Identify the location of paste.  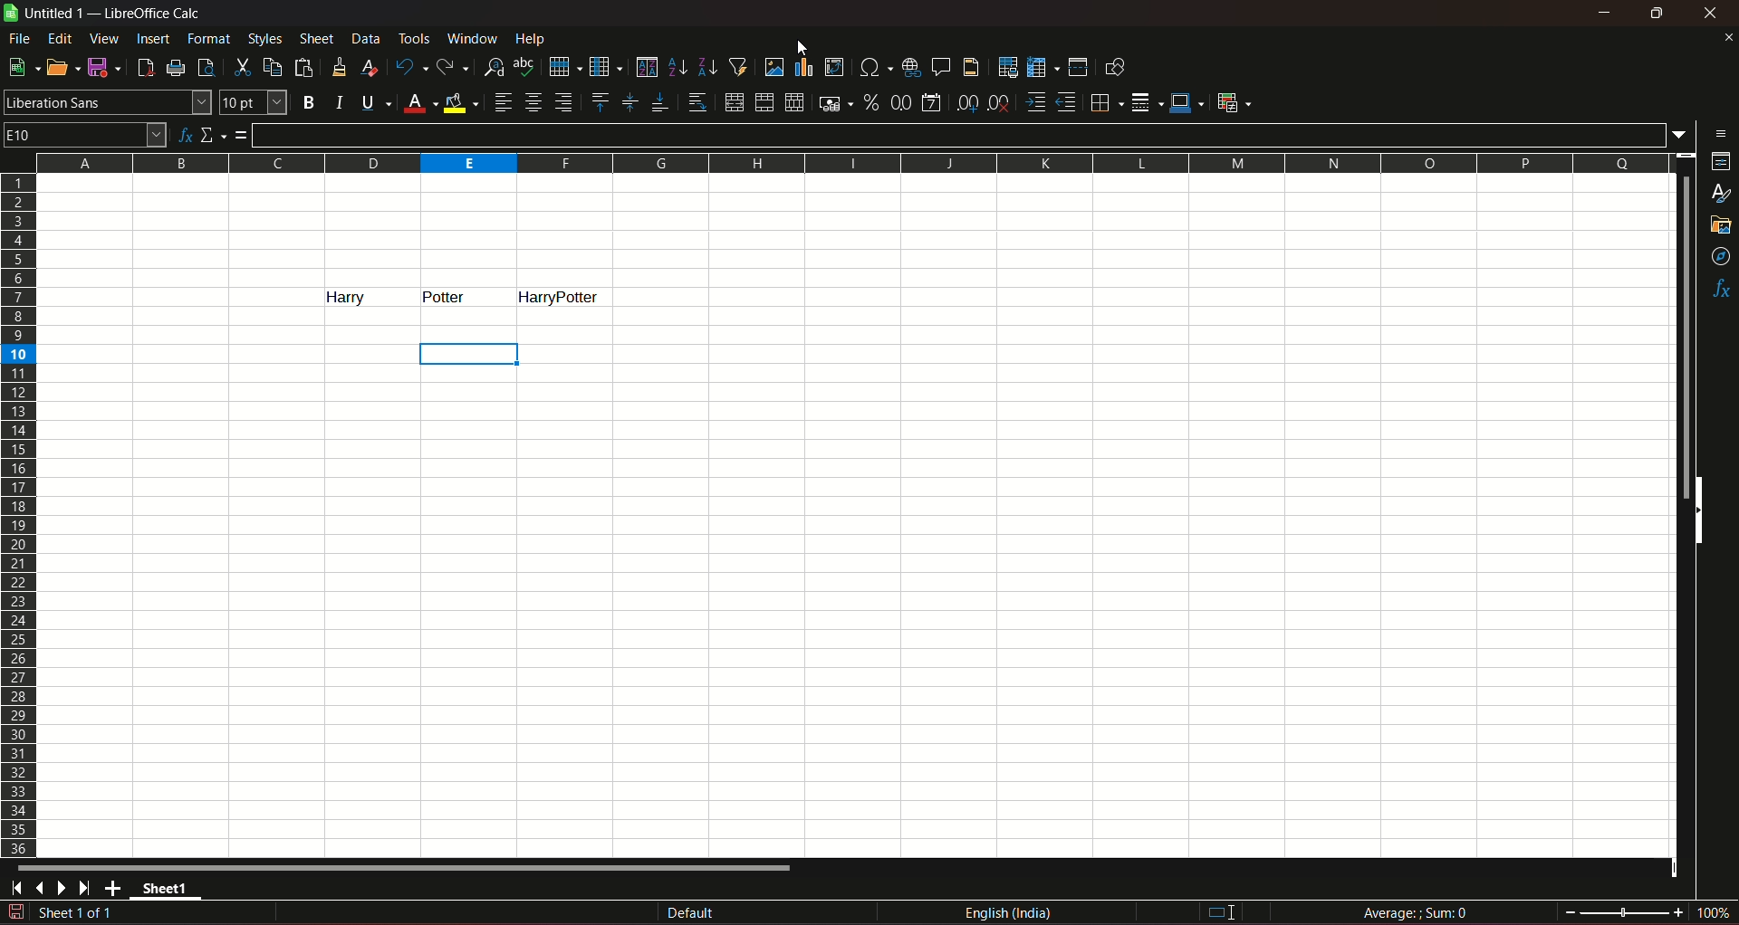
(306, 67).